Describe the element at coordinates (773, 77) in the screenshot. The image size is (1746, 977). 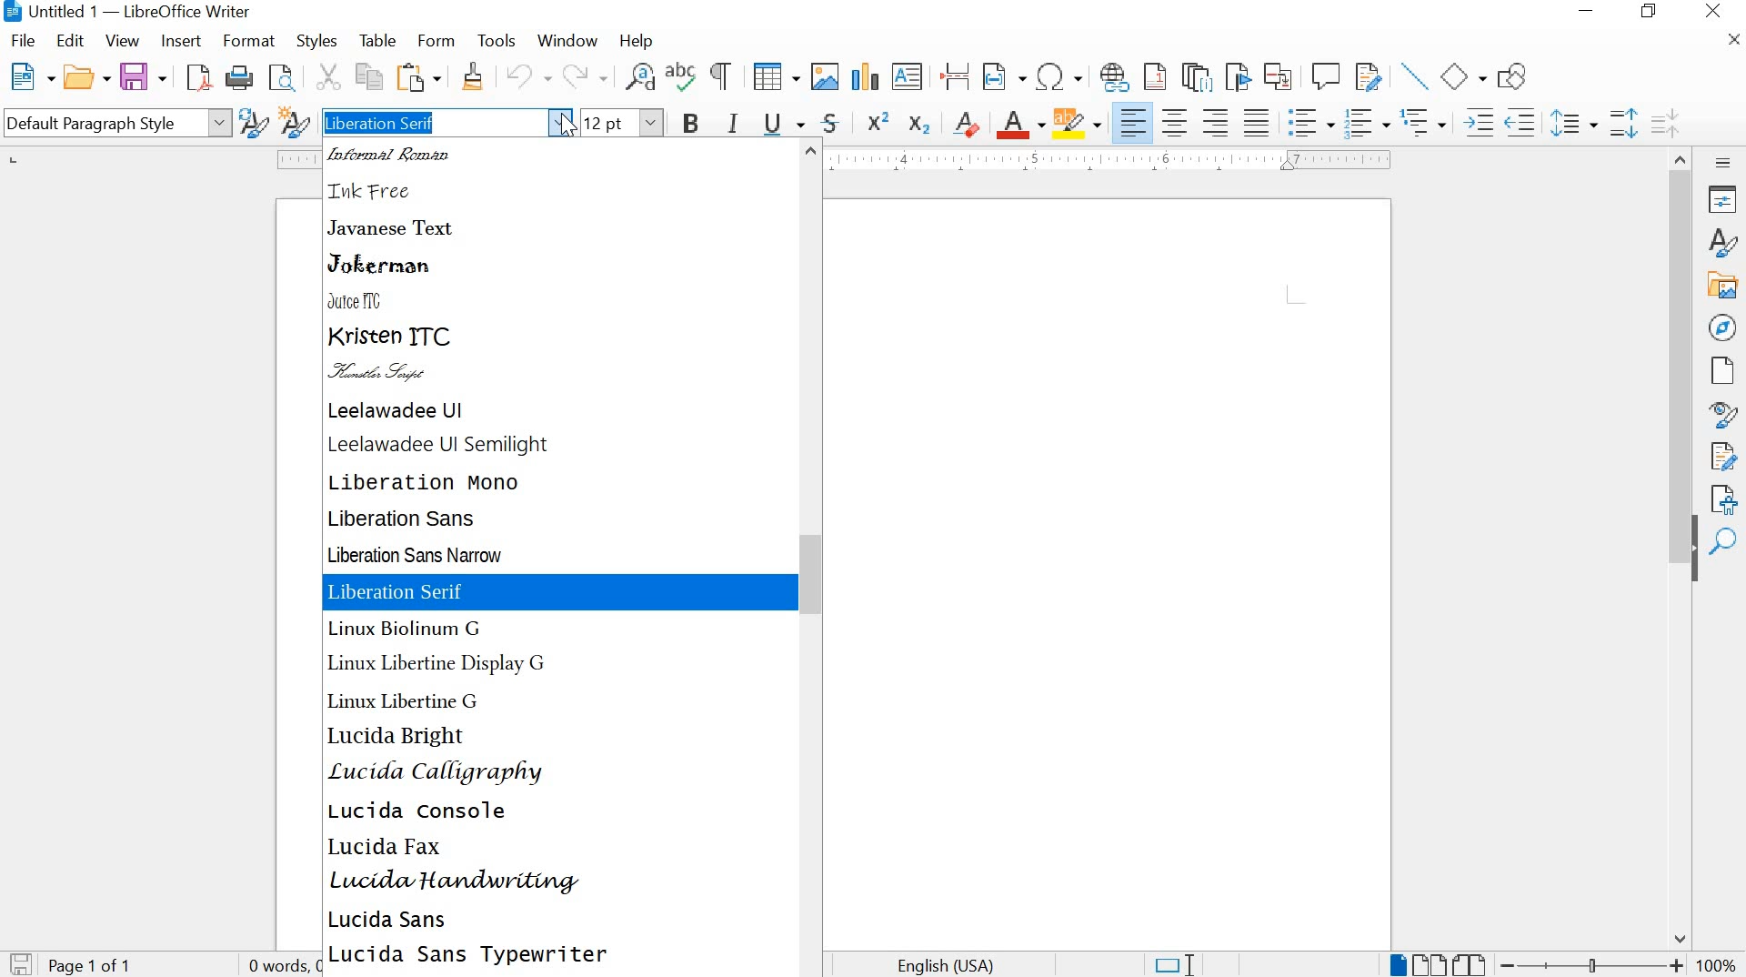
I see `INSERT TABLE` at that location.